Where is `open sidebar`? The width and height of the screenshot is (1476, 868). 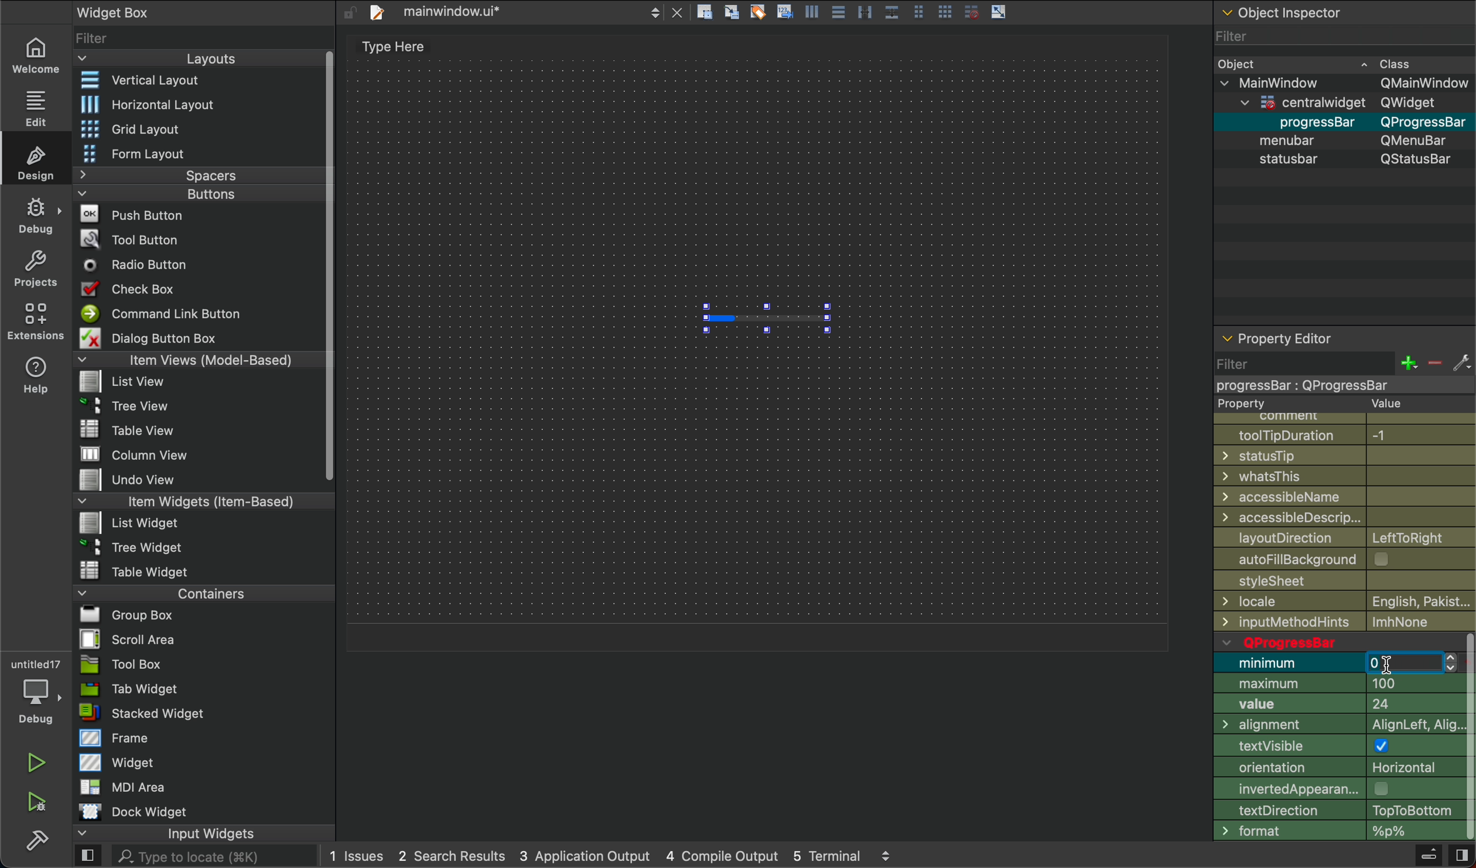
open sidebar is located at coordinates (88, 857).